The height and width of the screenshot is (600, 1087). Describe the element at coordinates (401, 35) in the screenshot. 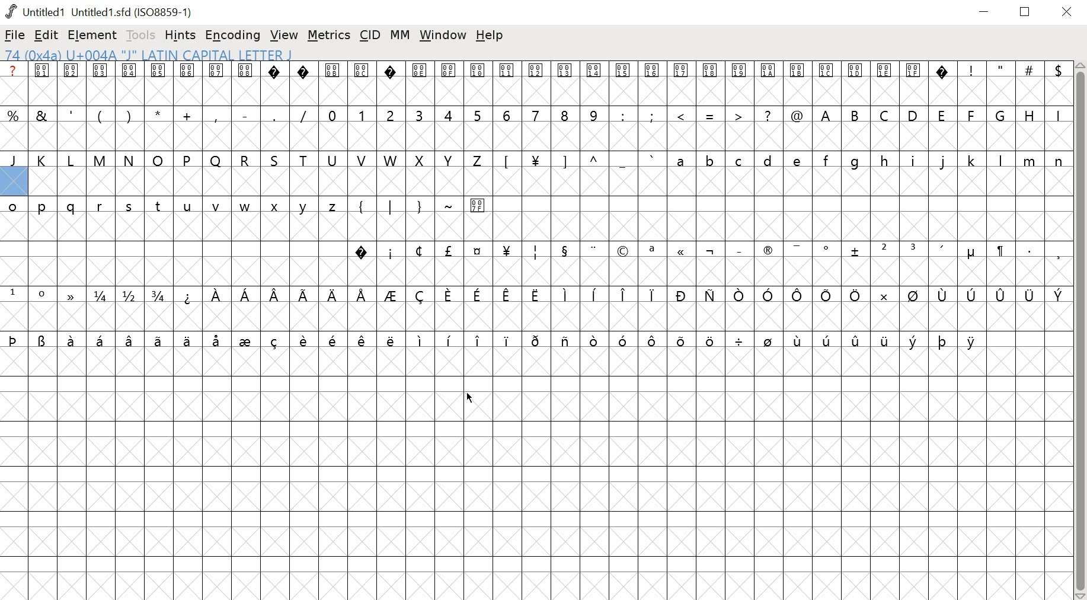

I see `MM` at that location.